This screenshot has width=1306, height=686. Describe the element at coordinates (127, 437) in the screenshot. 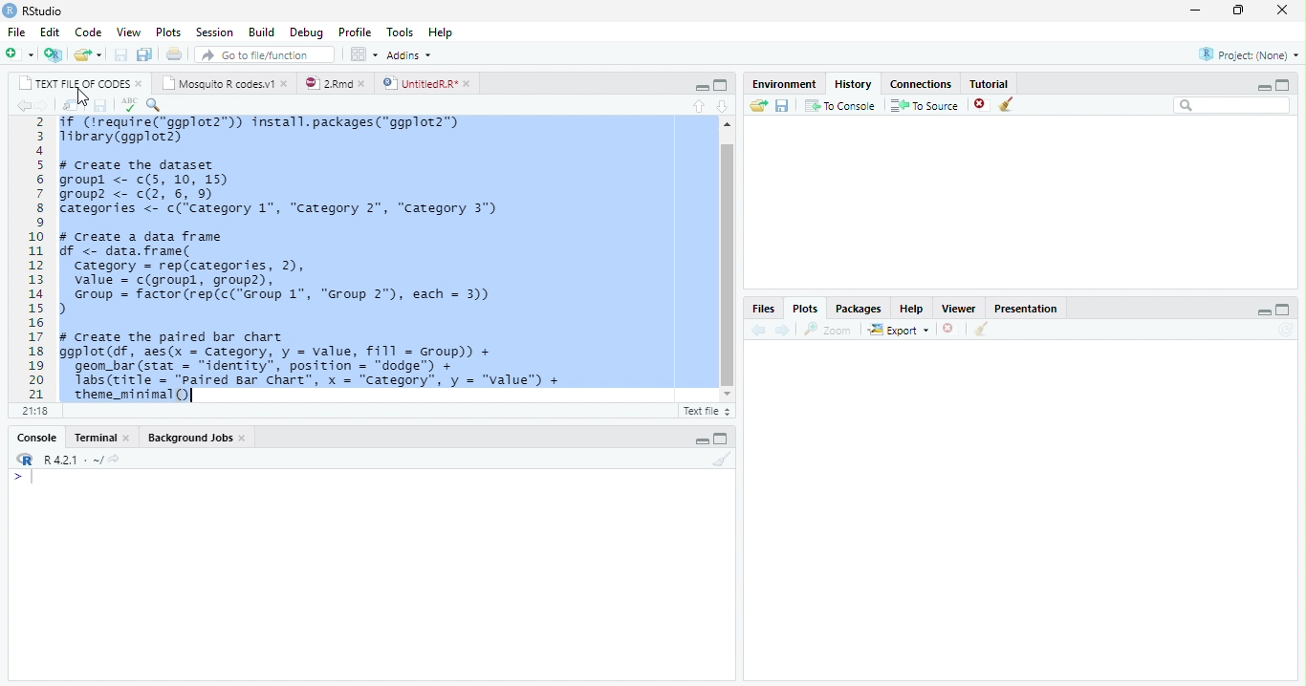

I see `close` at that location.